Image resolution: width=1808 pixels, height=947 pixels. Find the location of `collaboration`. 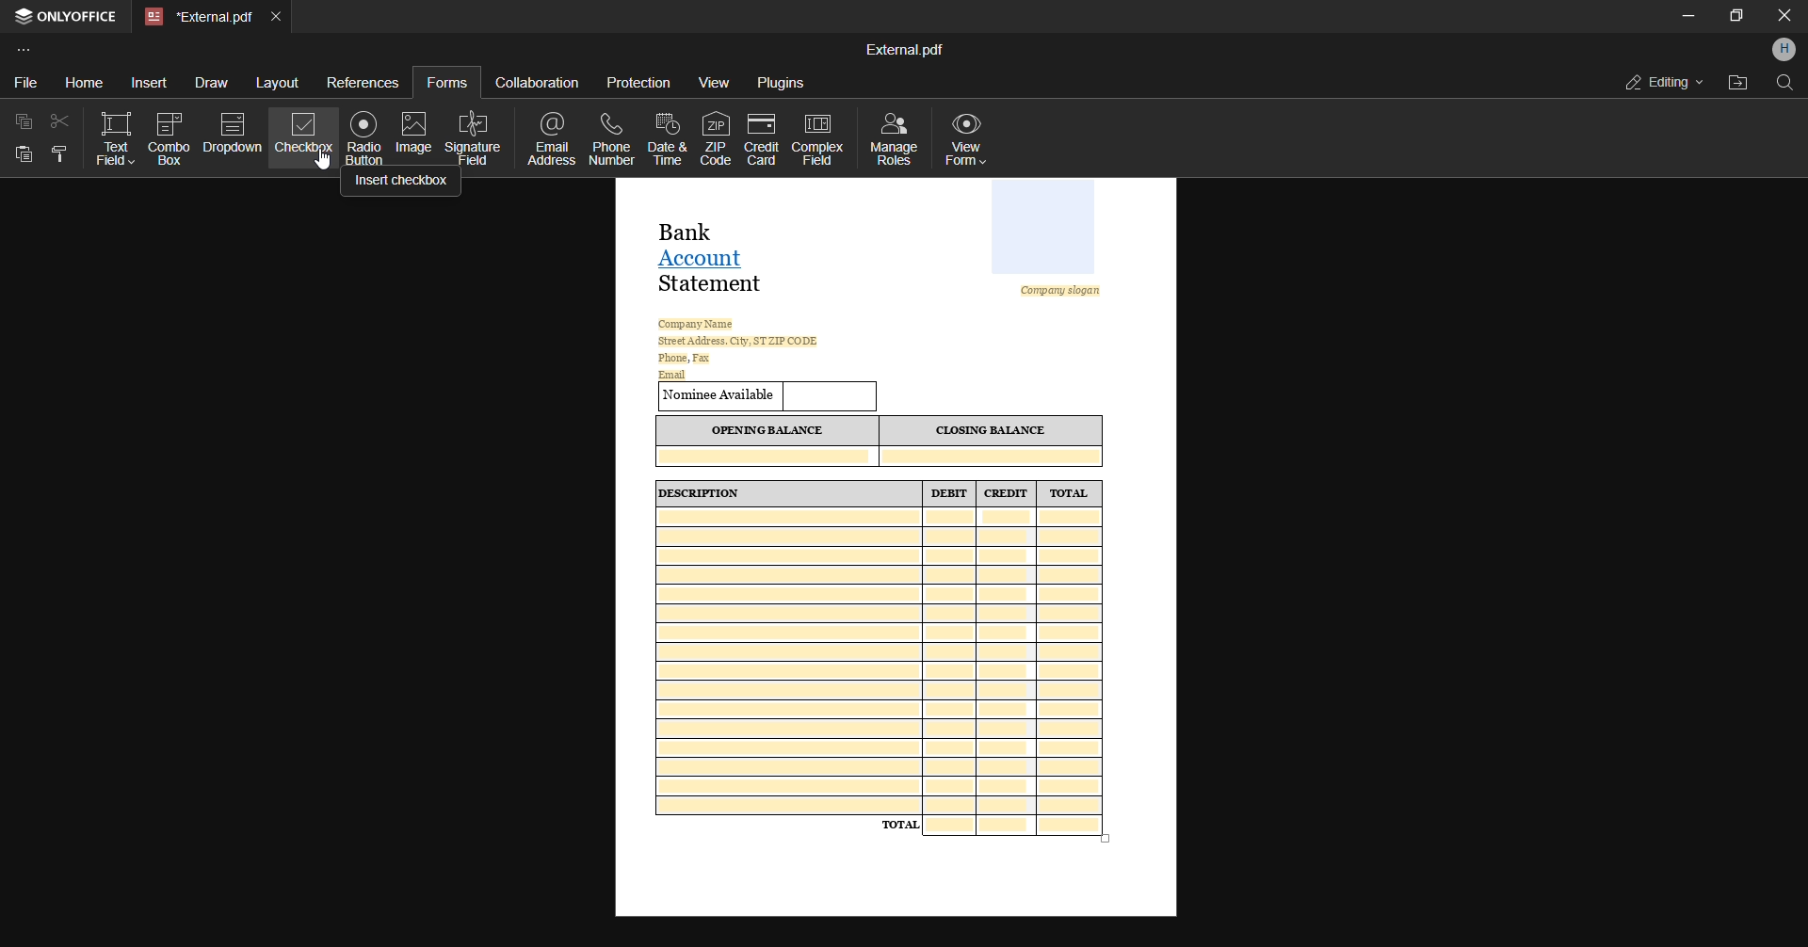

collaboration is located at coordinates (537, 81).